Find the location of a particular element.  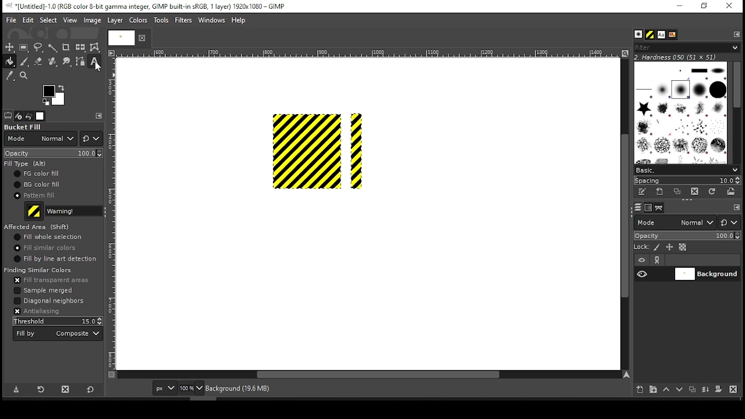

lock size and positioning is located at coordinates (670, 247).